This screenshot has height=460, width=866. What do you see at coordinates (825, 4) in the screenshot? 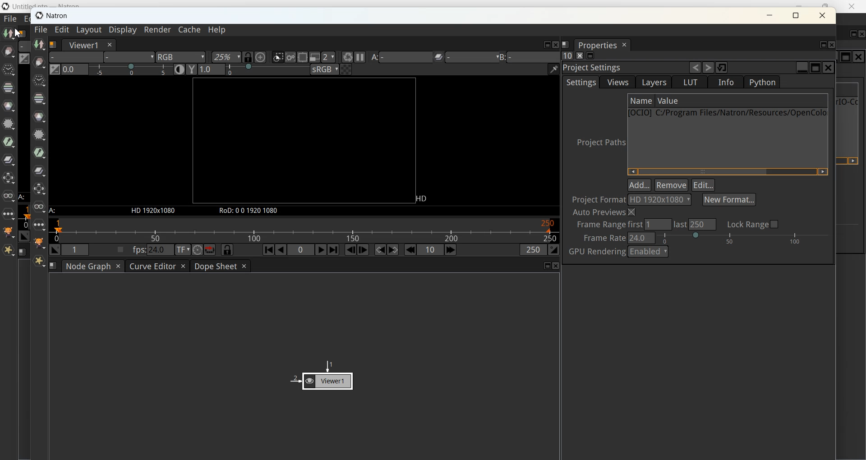
I see `Maximize` at bounding box center [825, 4].